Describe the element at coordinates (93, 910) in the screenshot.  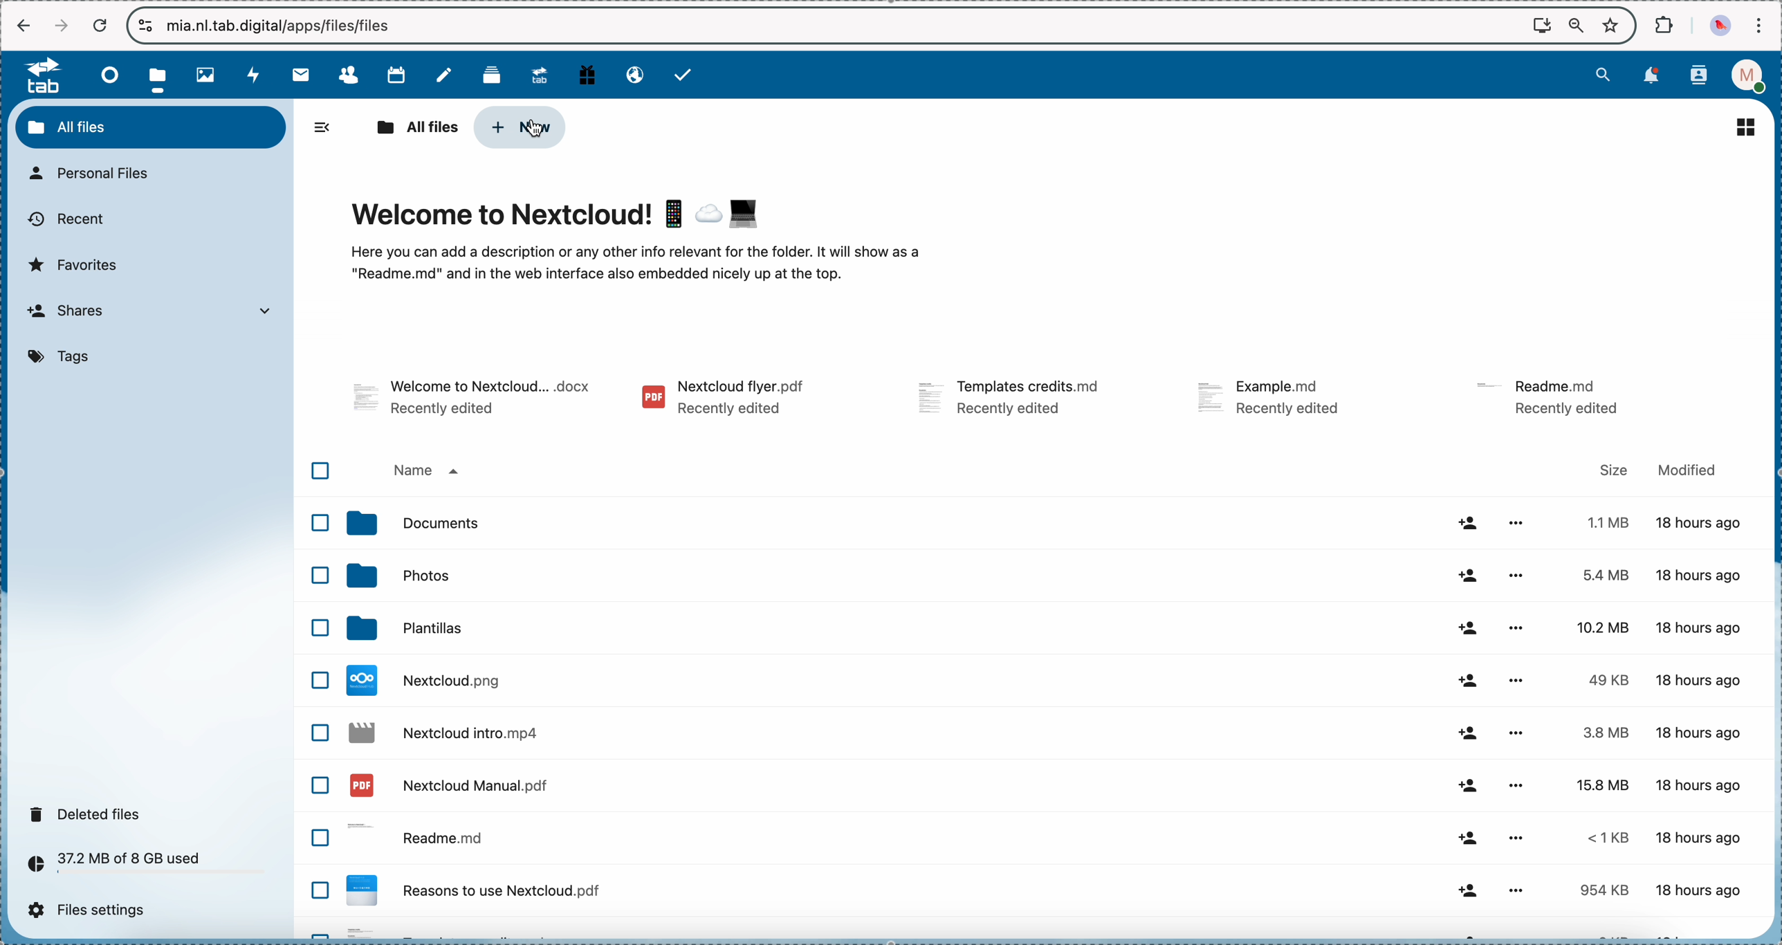
I see `files settings` at that location.